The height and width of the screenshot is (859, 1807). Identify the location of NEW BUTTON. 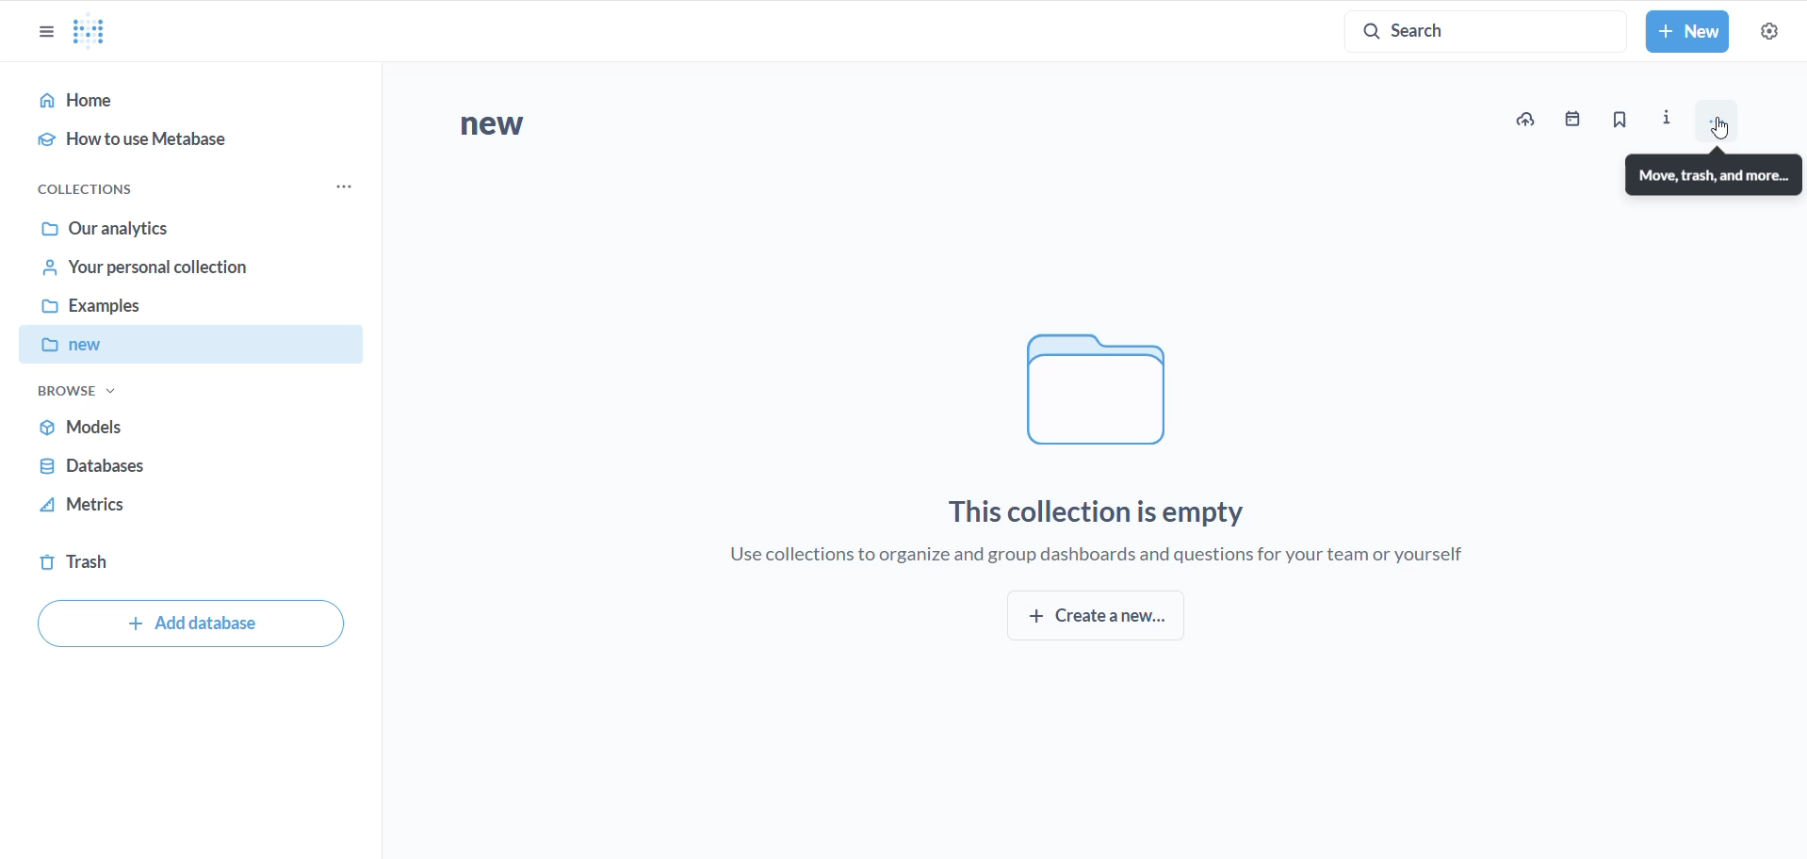
(1688, 33).